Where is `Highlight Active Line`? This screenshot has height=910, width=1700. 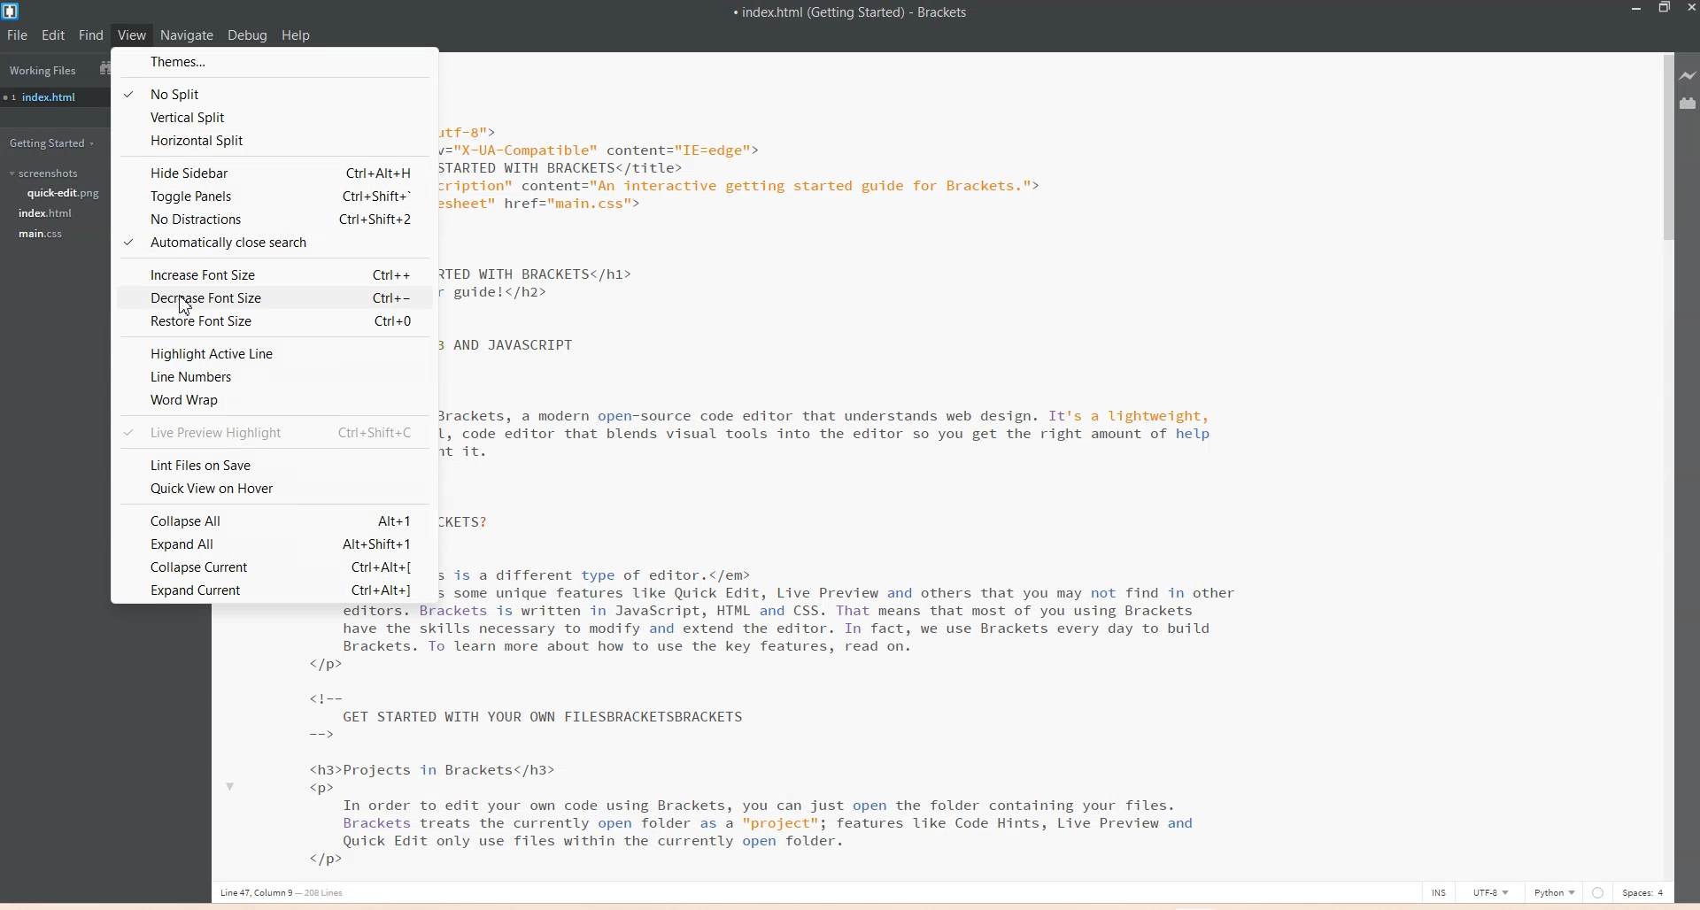
Highlight Active Line is located at coordinates (274, 353).